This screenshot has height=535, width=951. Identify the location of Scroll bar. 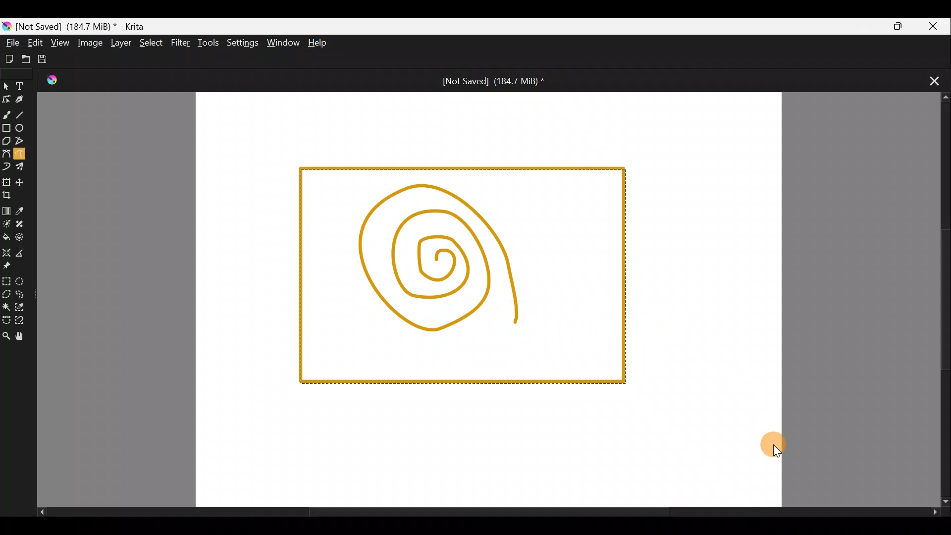
(937, 300).